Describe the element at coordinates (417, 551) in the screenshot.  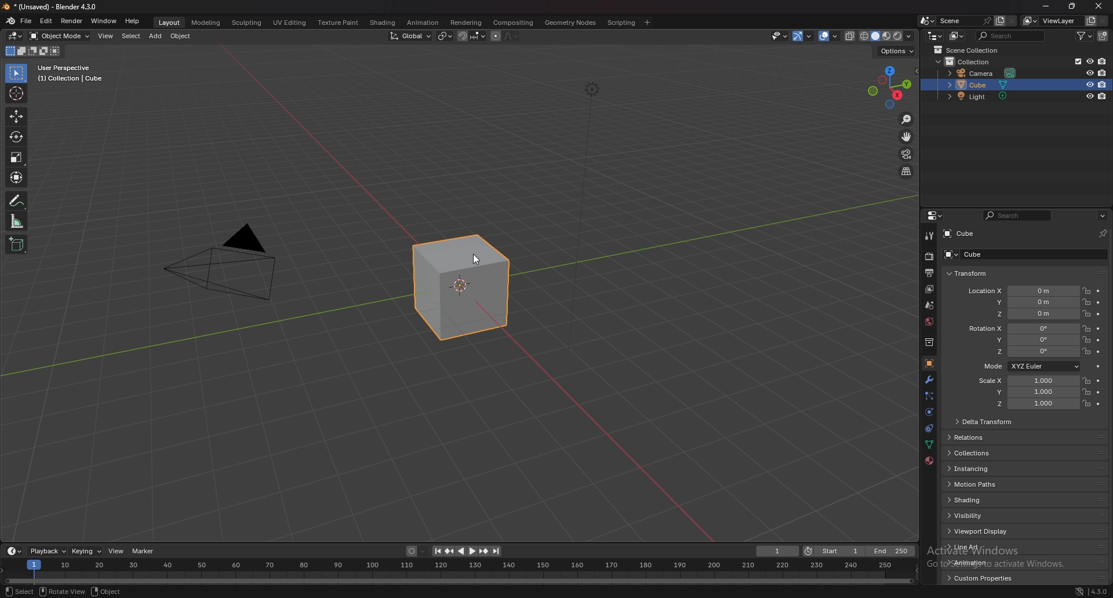
I see `auto keying` at that location.